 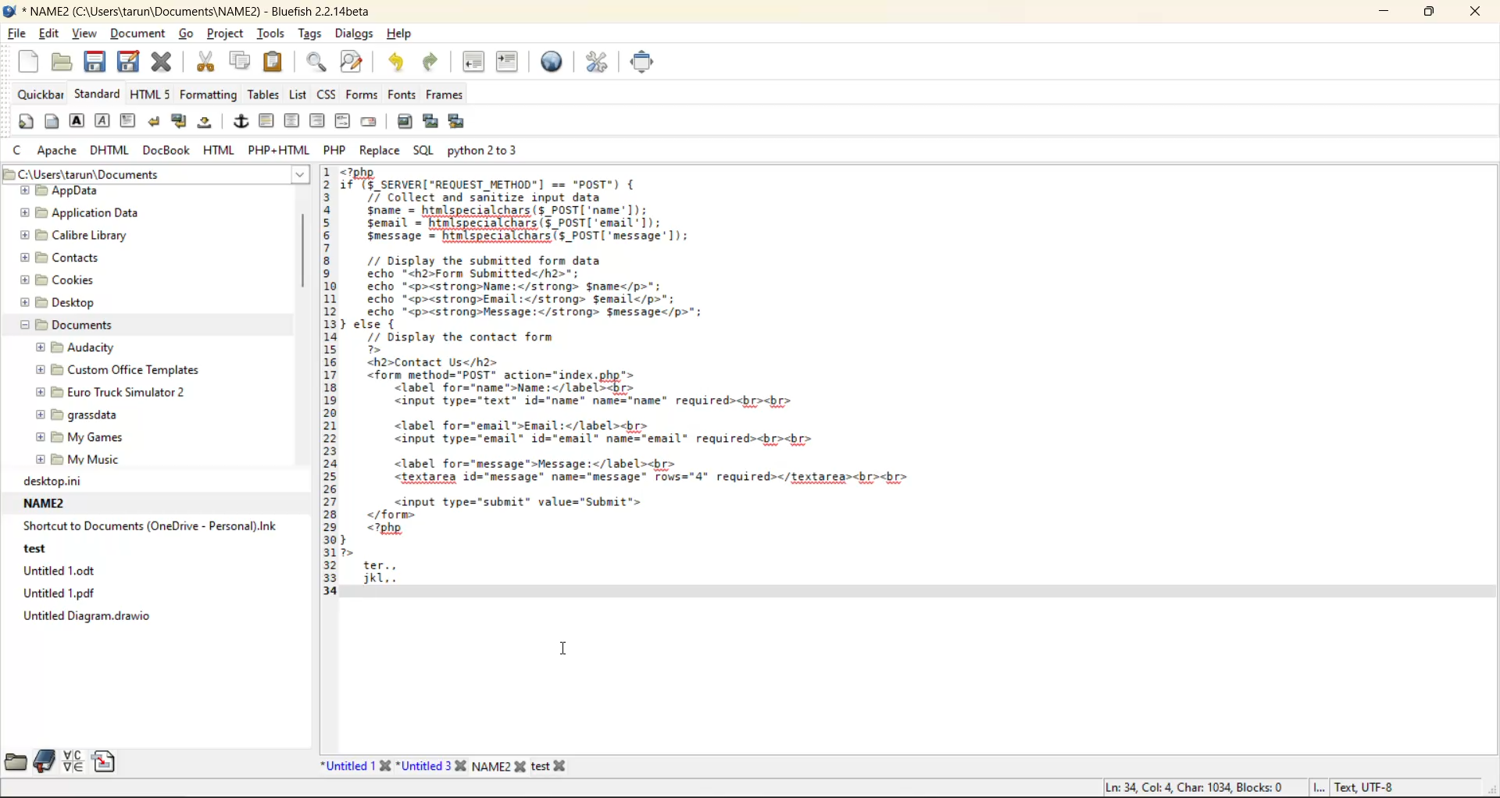 I want to click on open, so click(x=59, y=62).